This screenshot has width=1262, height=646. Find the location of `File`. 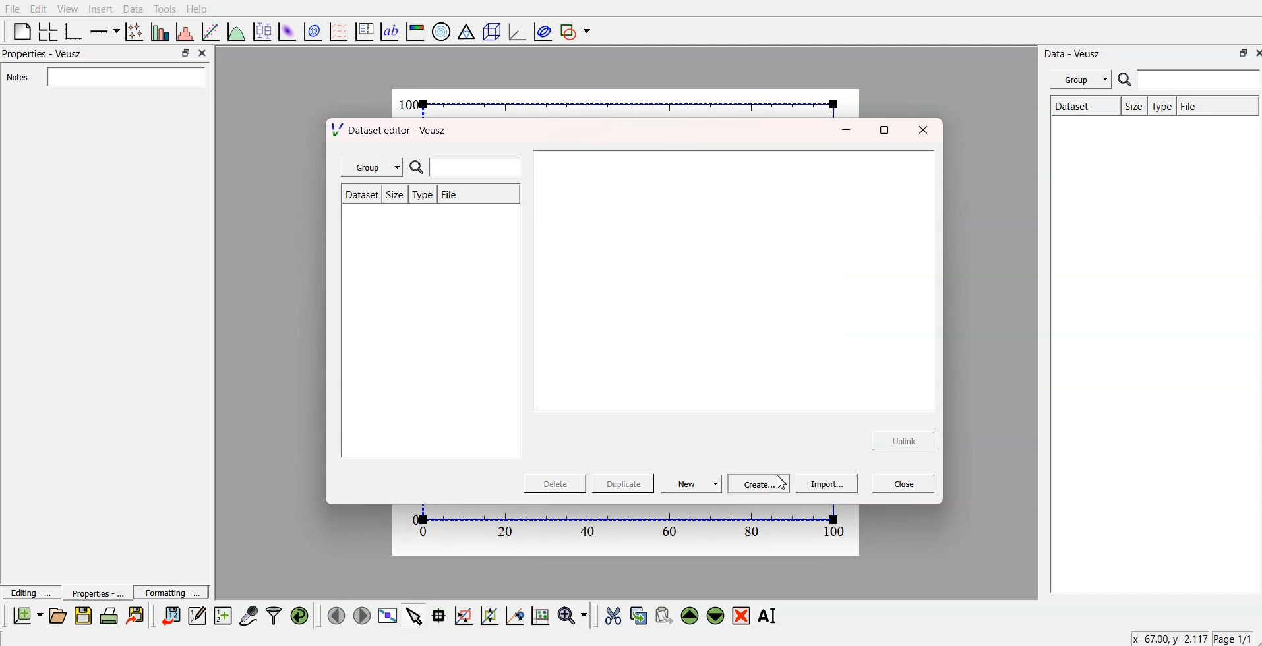

File is located at coordinates (13, 9).